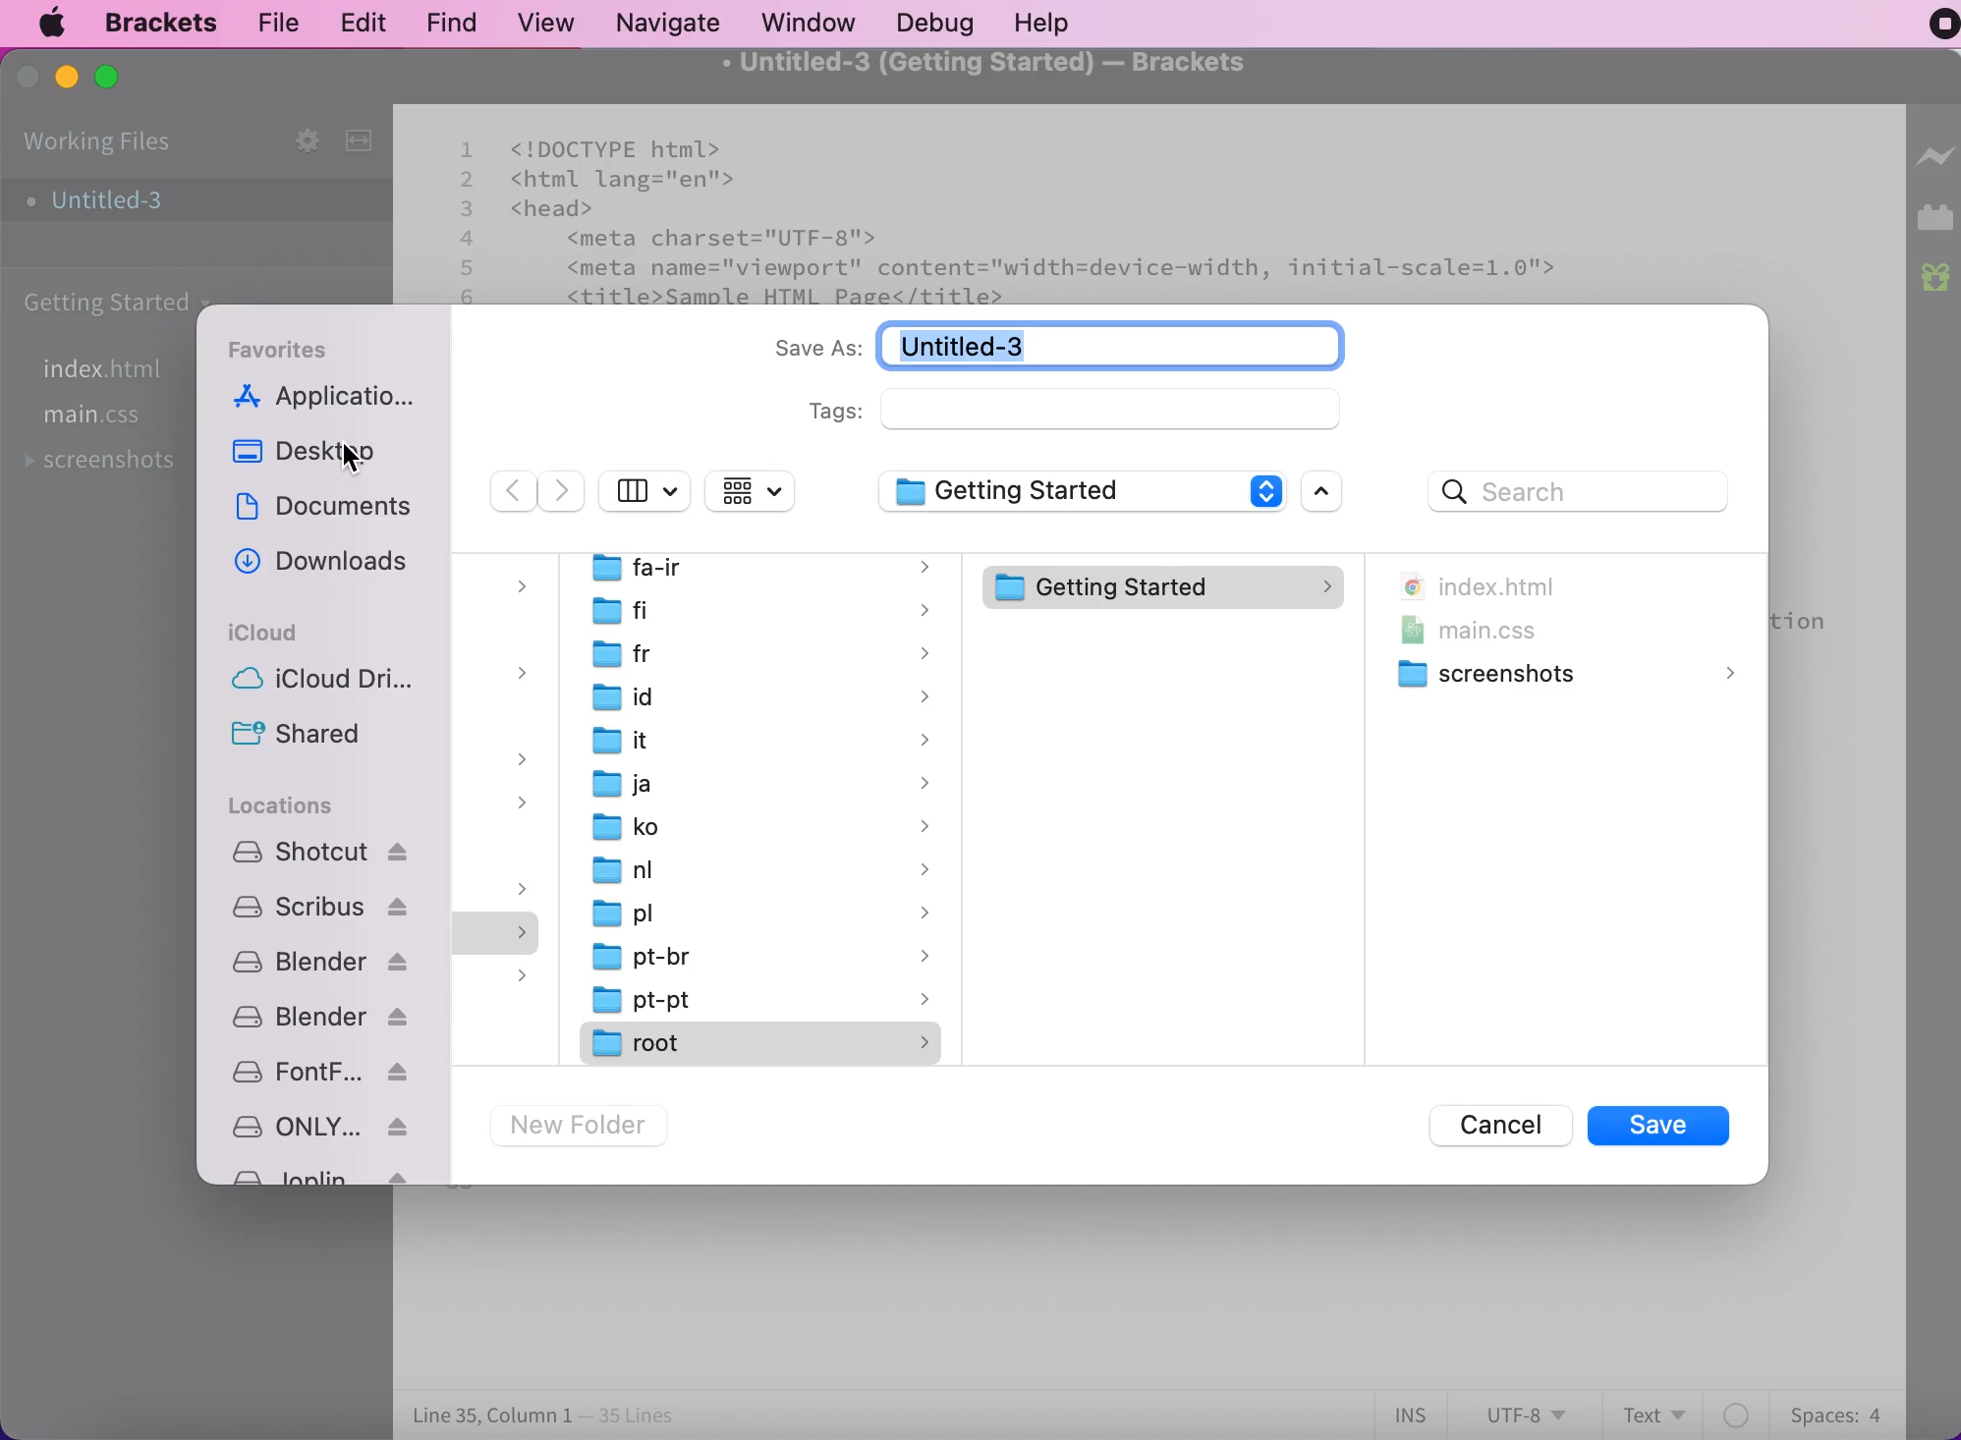 Image resolution: width=1961 pixels, height=1440 pixels. I want to click on color, so click(1737, 1412).